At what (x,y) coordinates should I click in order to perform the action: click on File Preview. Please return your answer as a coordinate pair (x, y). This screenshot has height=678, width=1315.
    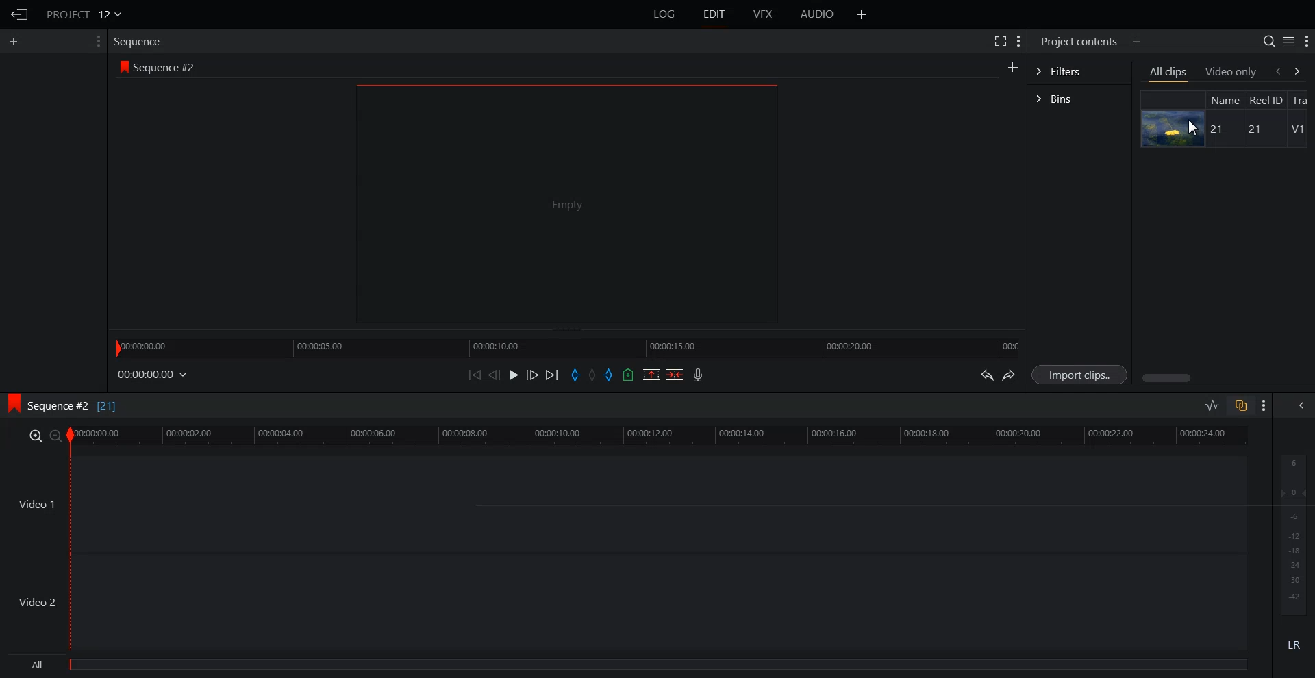
    Looking at the image, I should click on (566, 203).